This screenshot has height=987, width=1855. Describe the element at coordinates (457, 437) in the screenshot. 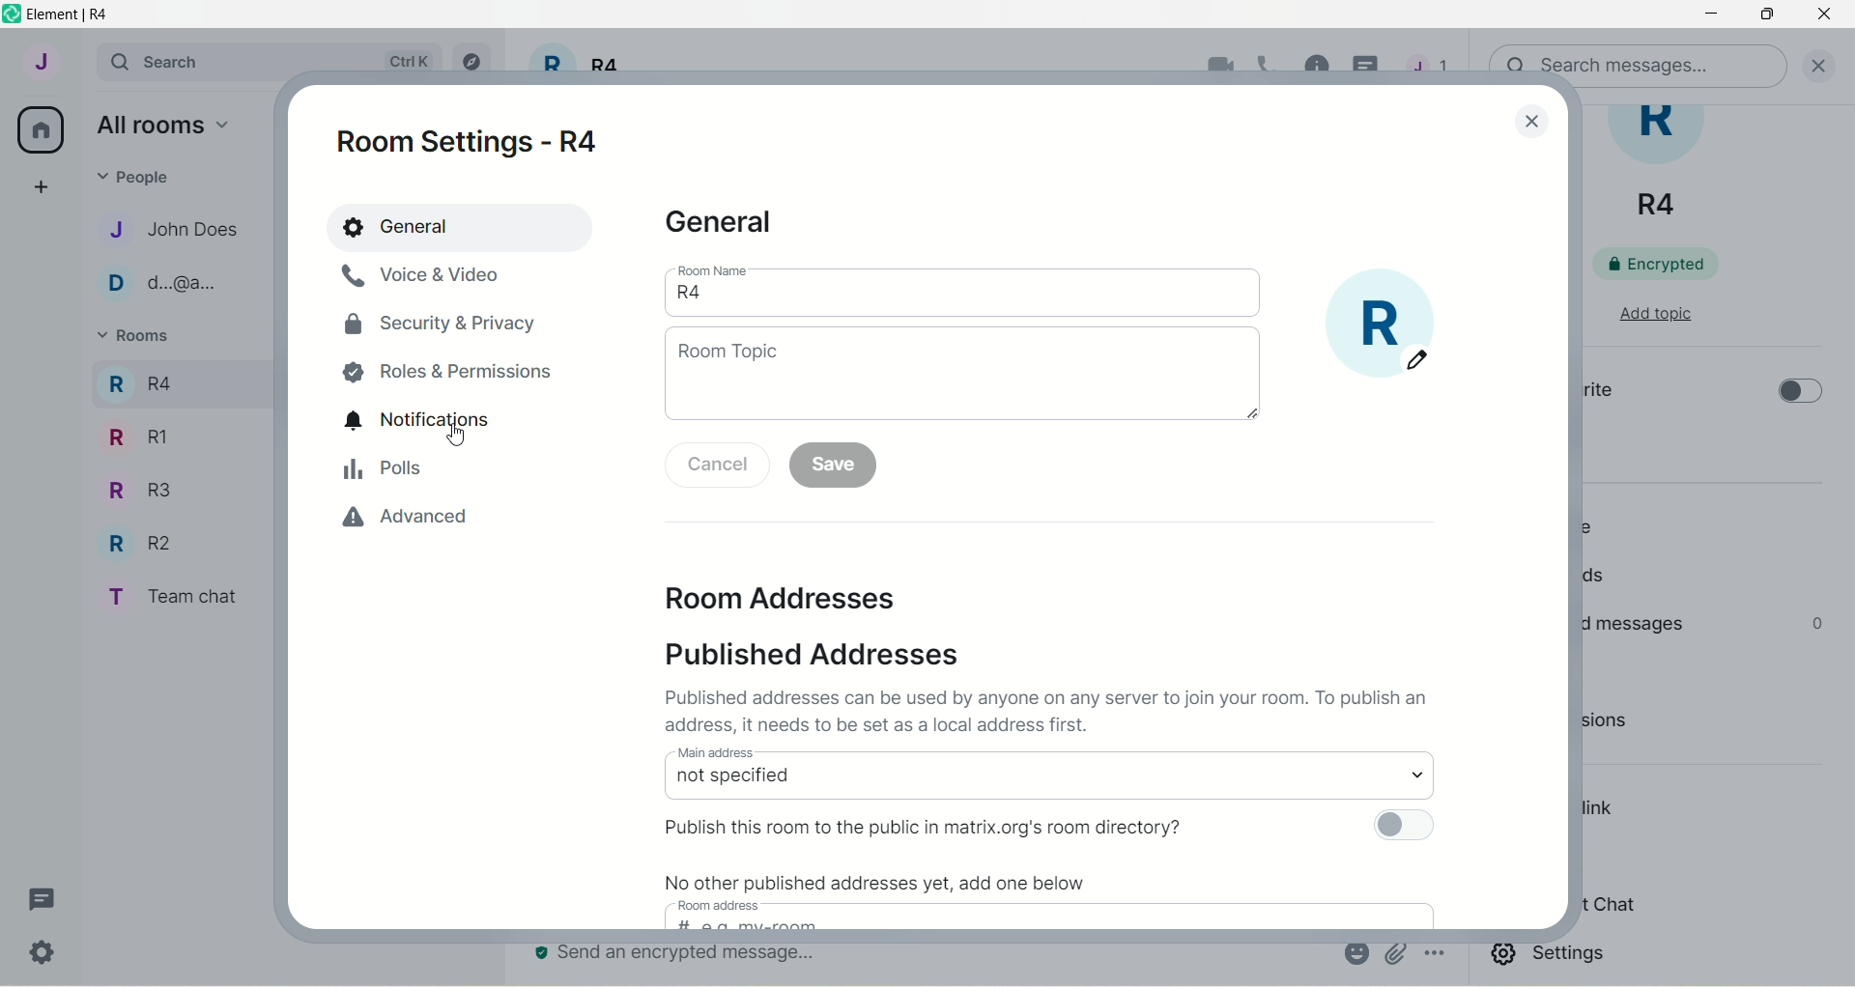

I see `Cursor` at that location.